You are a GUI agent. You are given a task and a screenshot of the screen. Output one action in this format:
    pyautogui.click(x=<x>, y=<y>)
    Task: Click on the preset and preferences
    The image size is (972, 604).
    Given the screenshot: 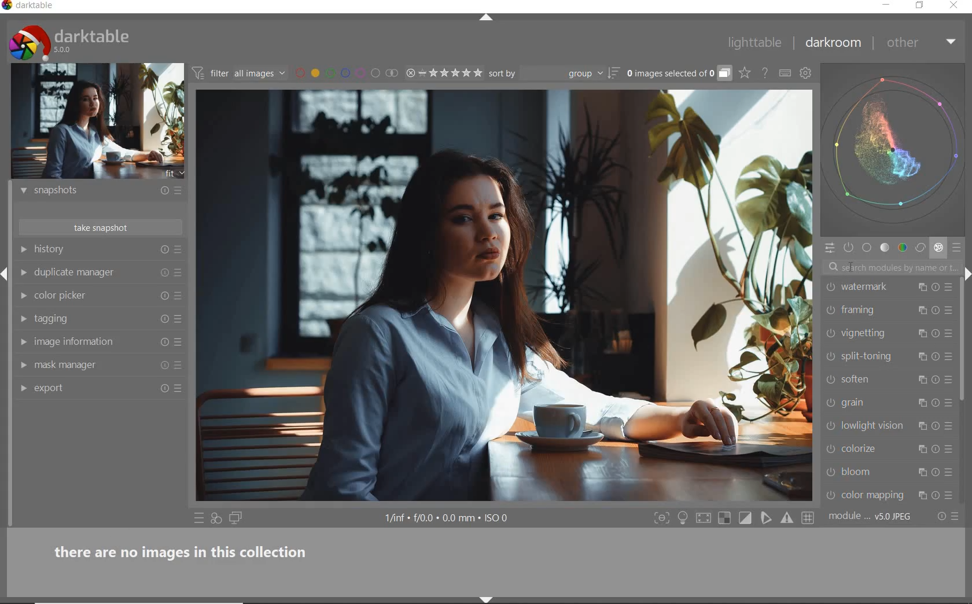 What is the action you would take?
    pyautogui.click(x=951, y=403)
    